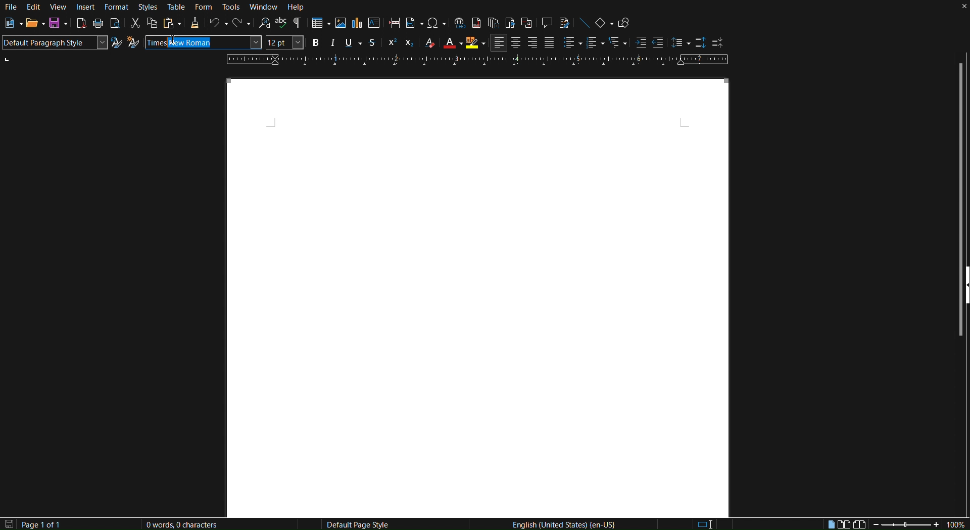  What do you see at coordinates (173, 44) in the screenshot?
I see `Cursor` at bounding box center [173, 44].